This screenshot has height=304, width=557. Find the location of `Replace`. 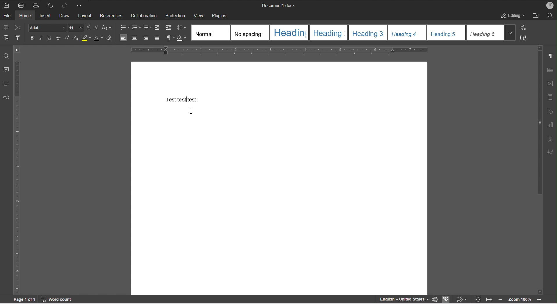

Replace is located at coordinates (522, 28).